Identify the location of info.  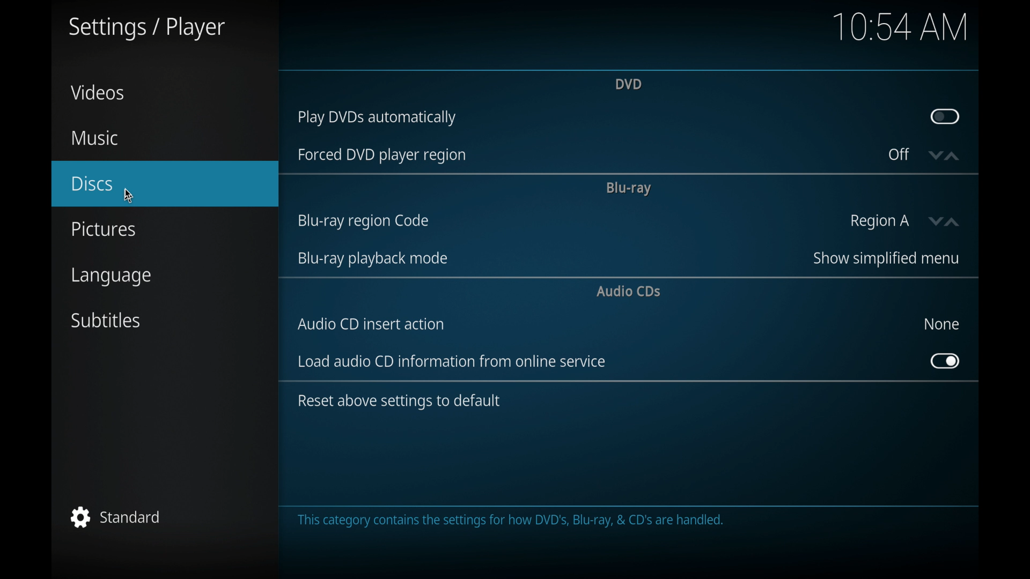
(399, 402).